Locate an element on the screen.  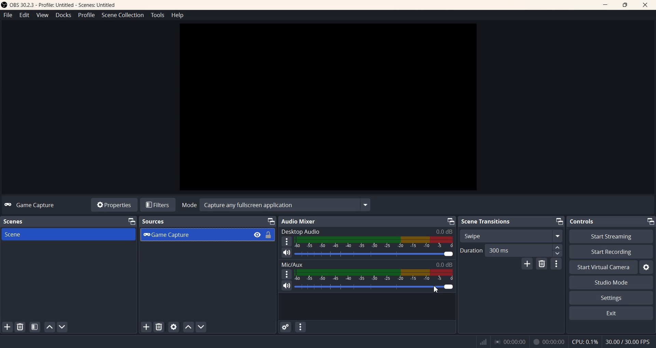
Text is located at coordinates (581, 221).